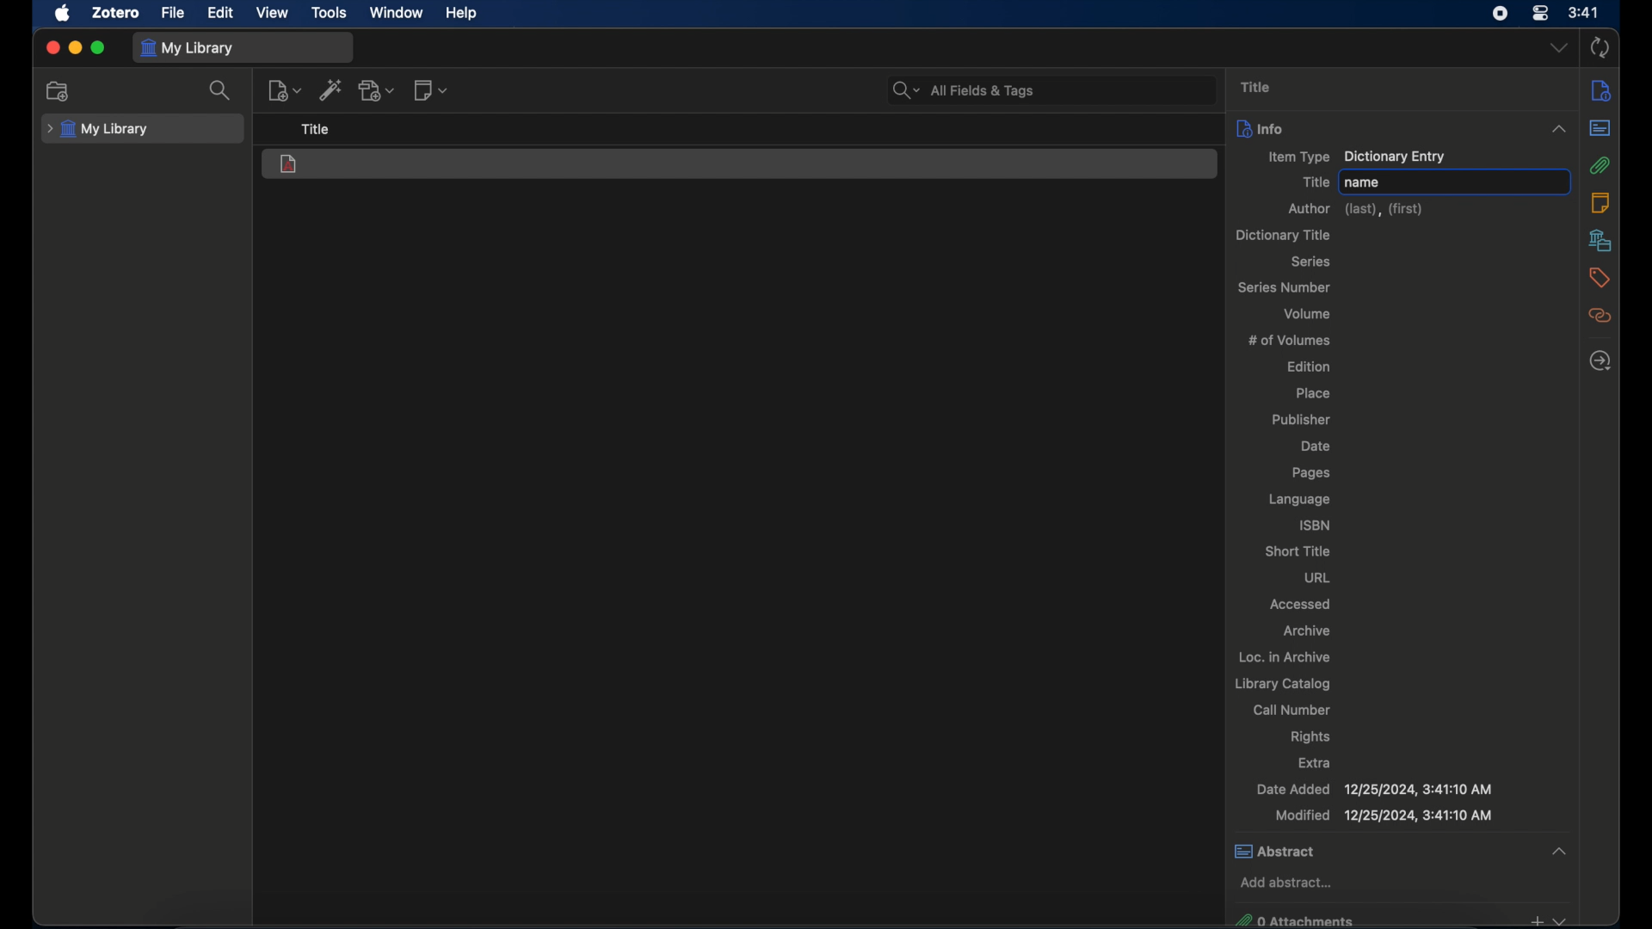  What do you see at coordinates (1600, 202) in the screenshot?
I see `notes` at bounding box center [1600, 202].